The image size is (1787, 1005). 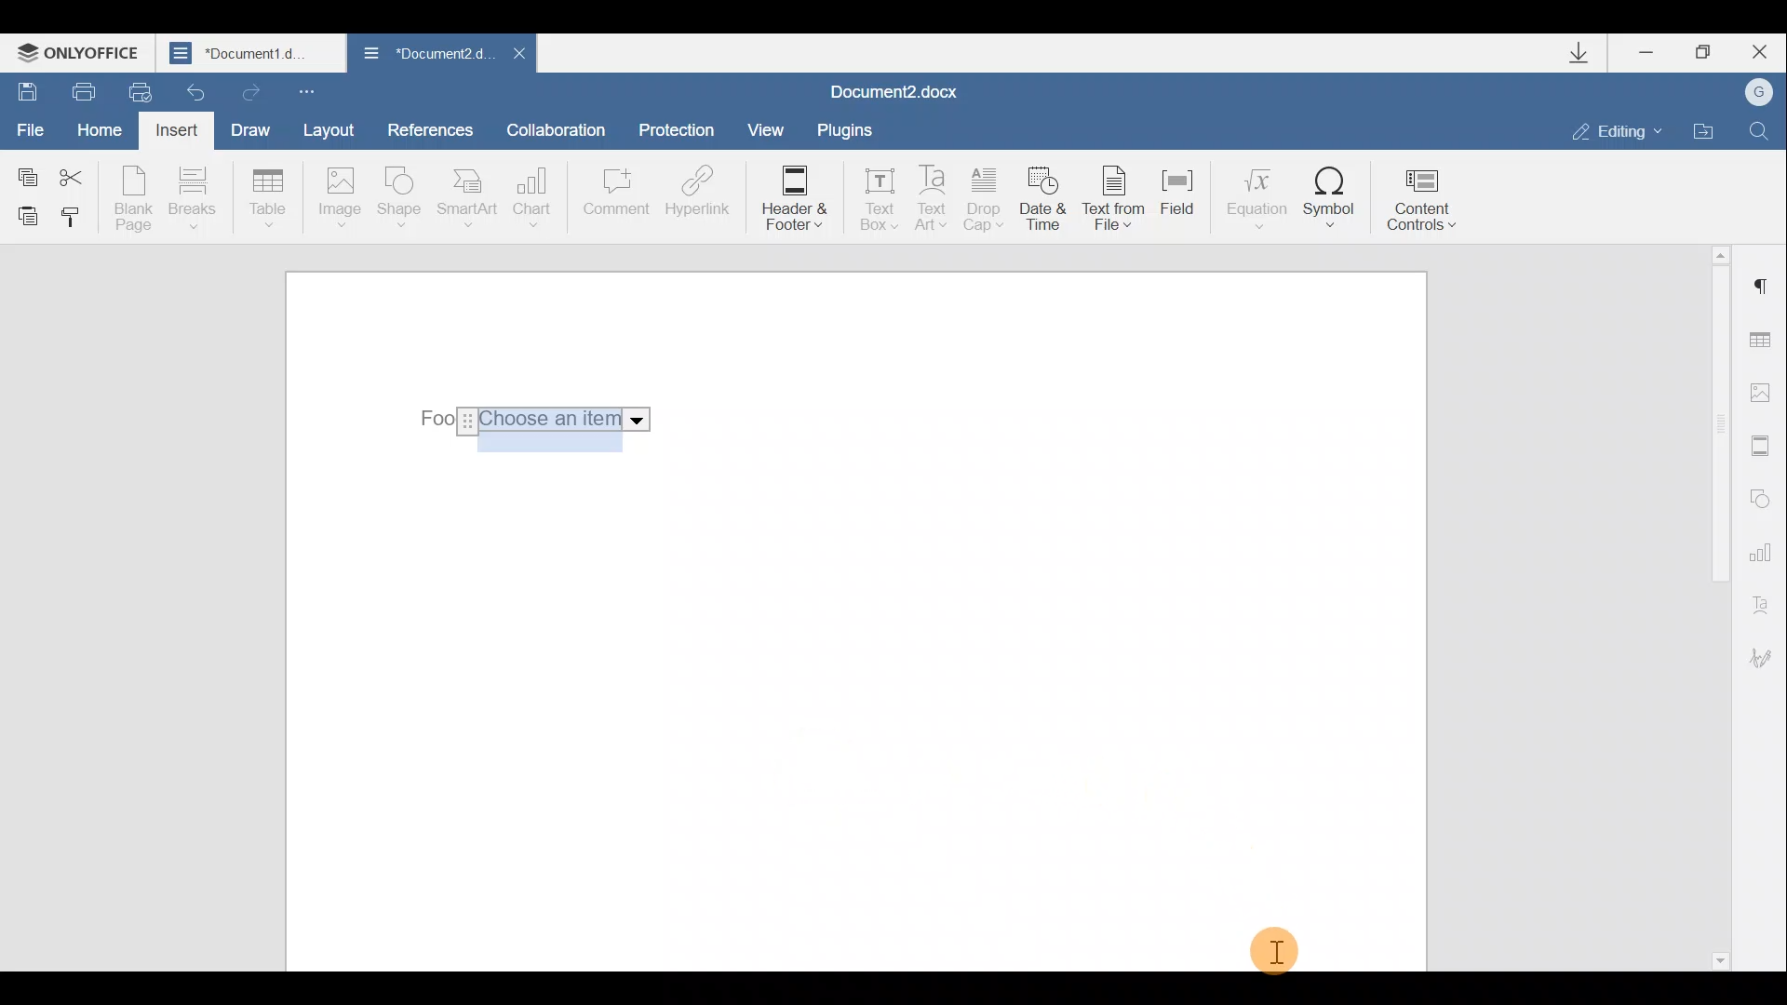 What do you see at coordinates (197, 87) in the screenshot?
I see `Undo` at bounding box center [197, 87].